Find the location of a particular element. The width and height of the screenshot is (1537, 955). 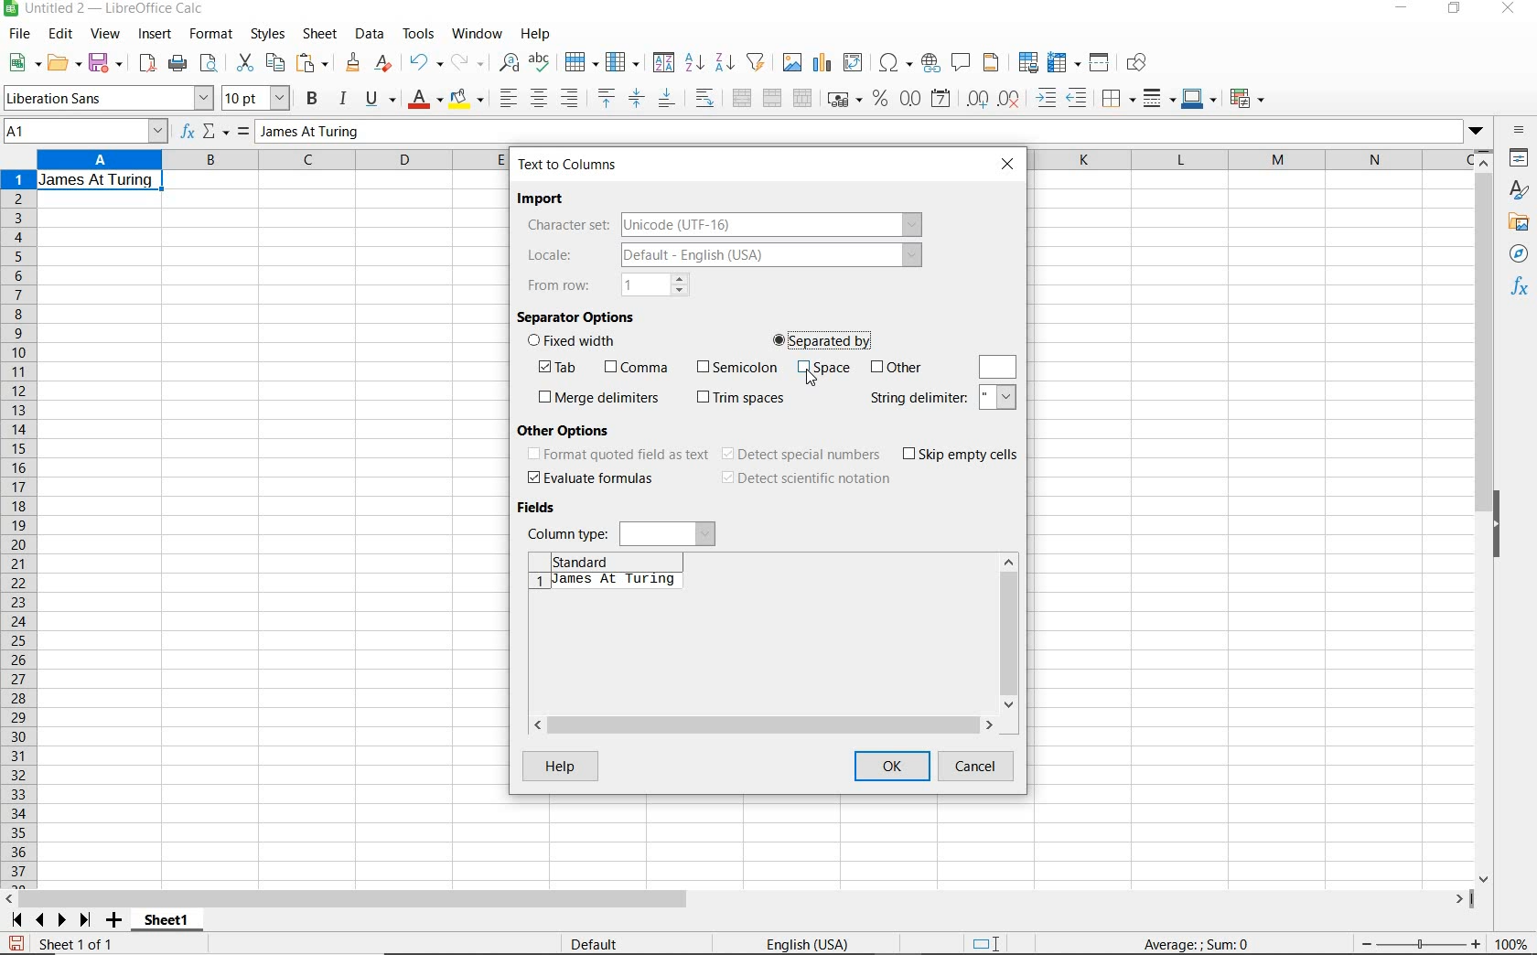

scroll sheets is located at coordinates (48, 919).